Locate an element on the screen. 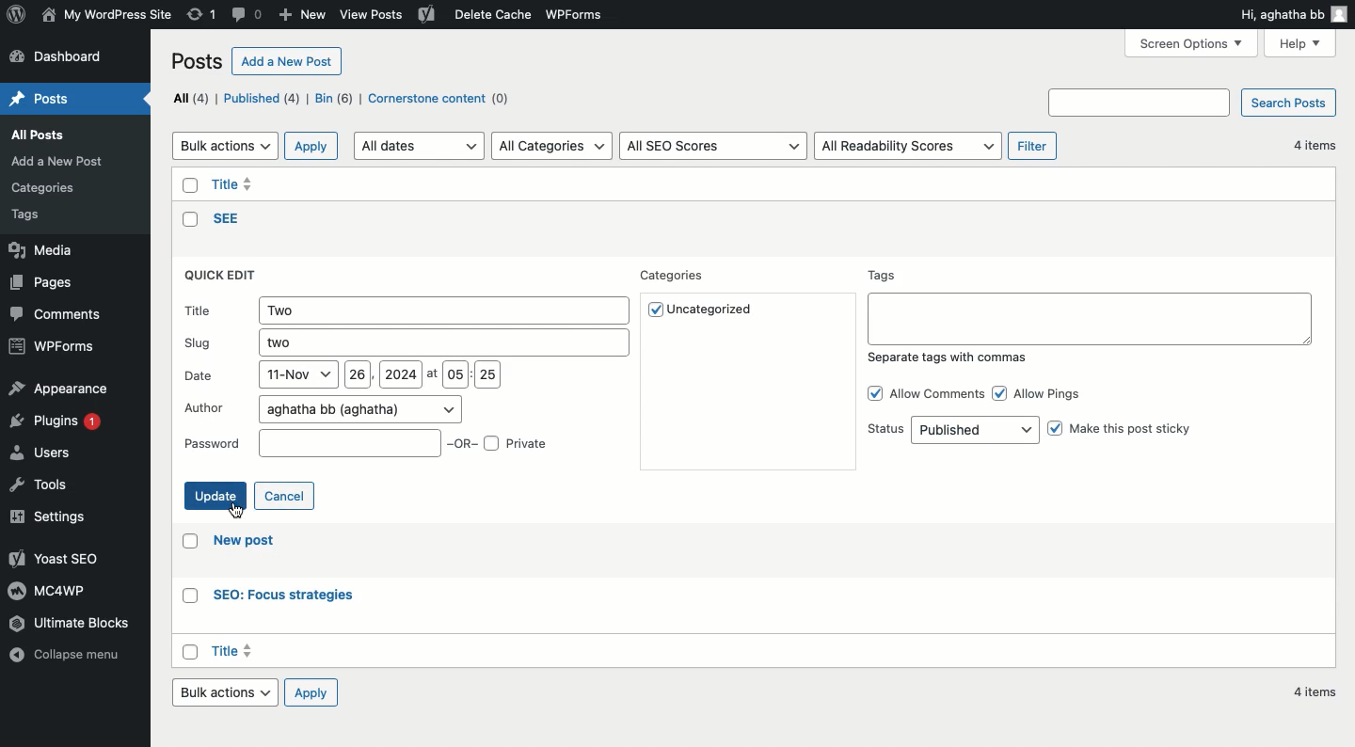 Image resolution: width=1355 pixels, height=747 pixels. All posts is located at coordinates (53, 136).